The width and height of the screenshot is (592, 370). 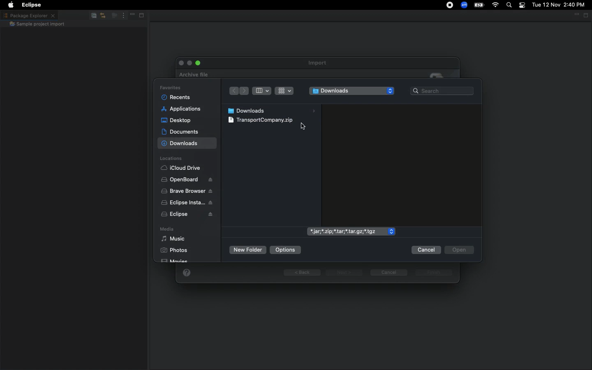 What do you see at coordinates (446, 6) in the screenshot?
I see `Recording` at bounding box center [446, 6].